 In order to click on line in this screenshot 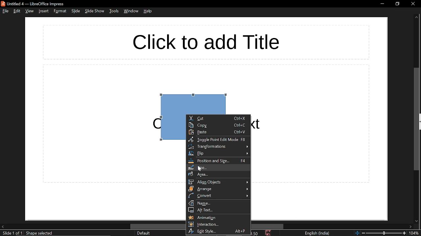, I will do `click(219, 168)`.